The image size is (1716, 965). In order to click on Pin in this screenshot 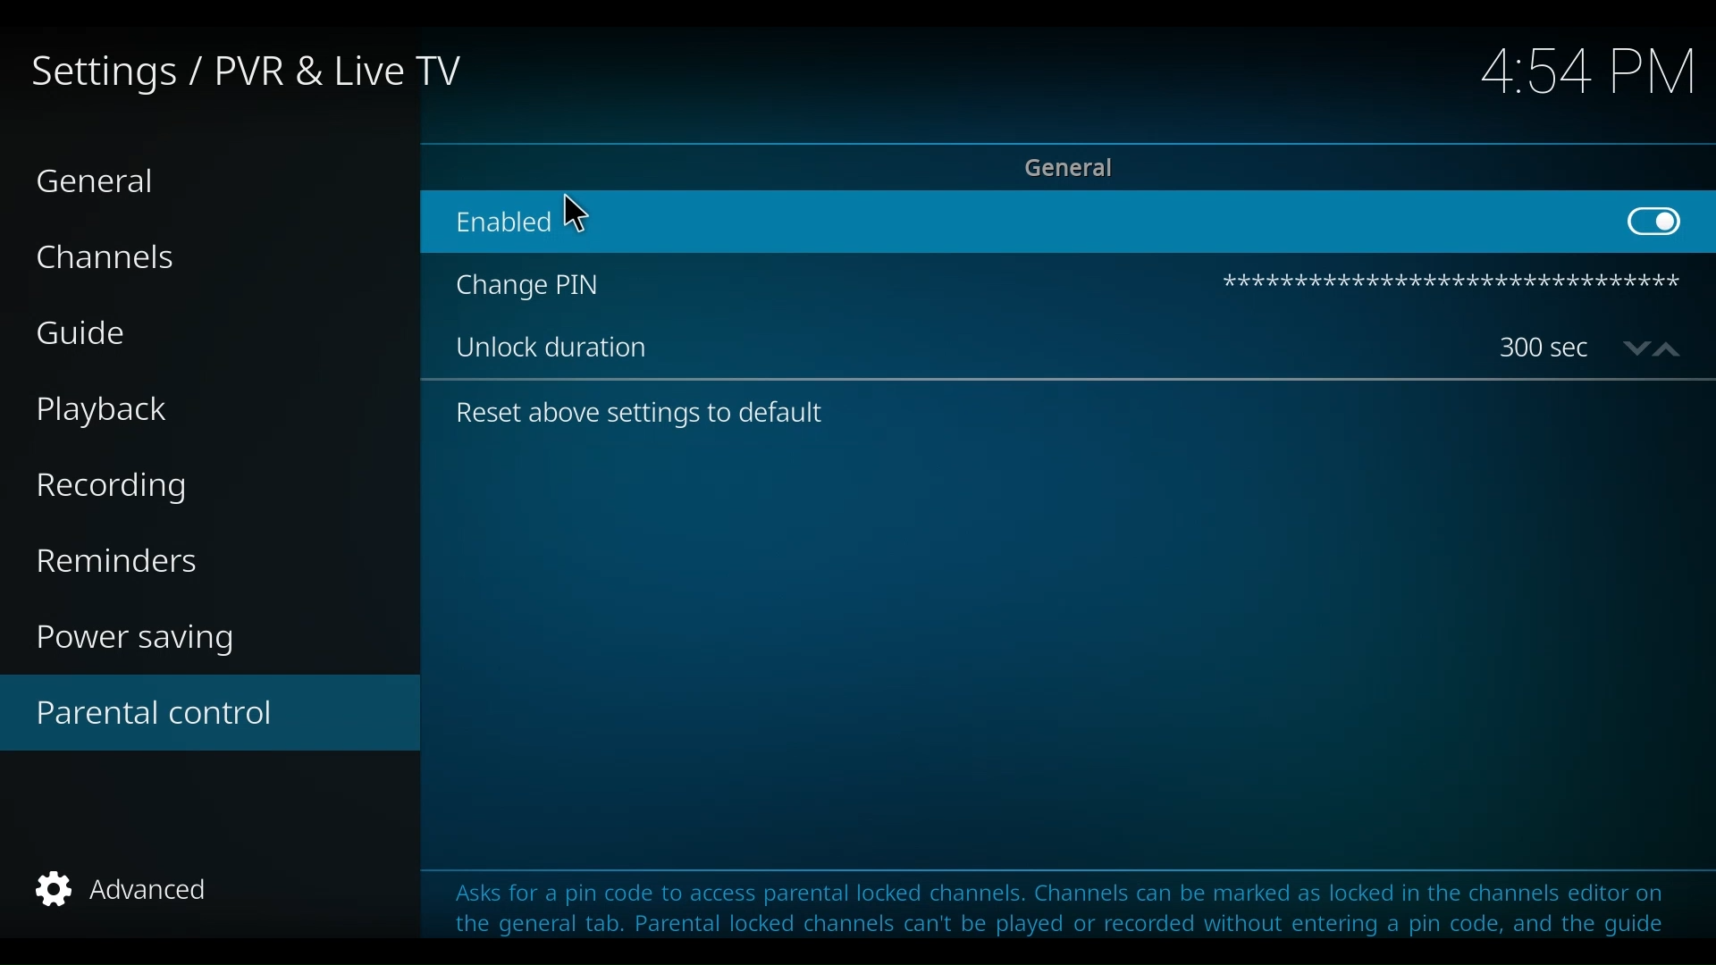, I will do `click(1451, 285)`.